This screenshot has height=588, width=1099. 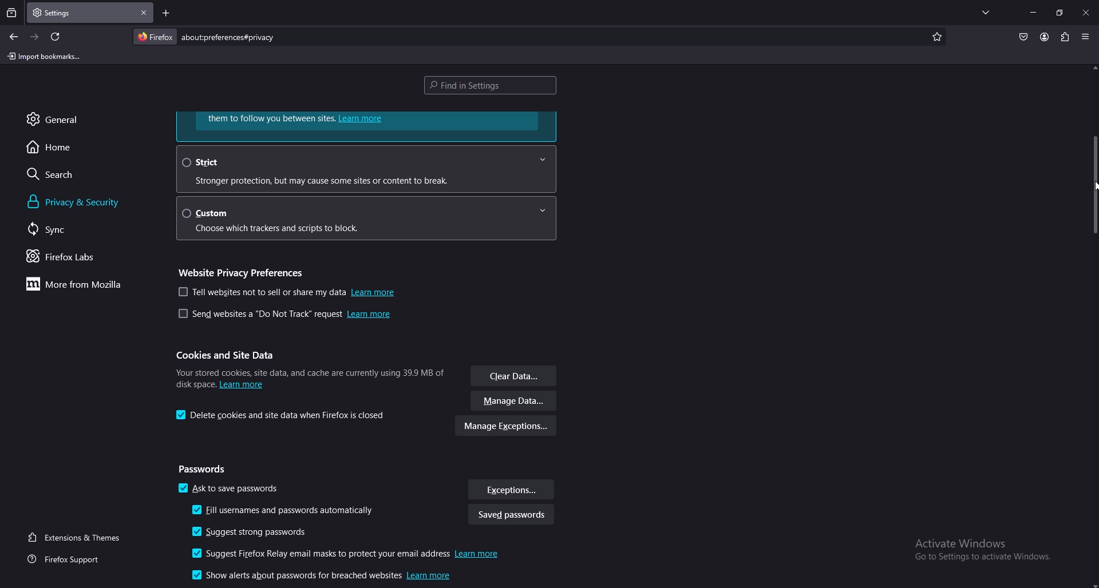 I want to click on info, so click(x=309, y=376).